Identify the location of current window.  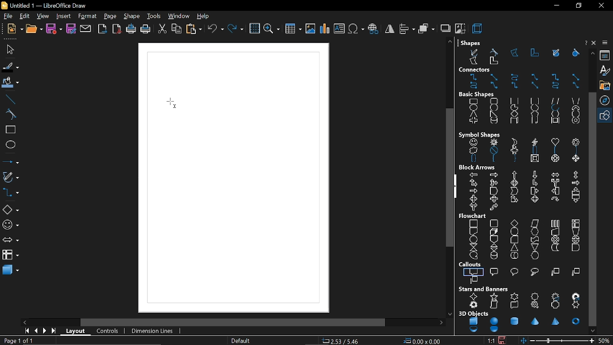
(49, 5).